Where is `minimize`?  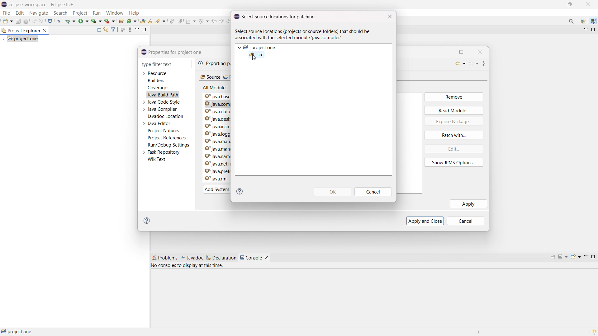 minimize is located at coordinates (585, 30).